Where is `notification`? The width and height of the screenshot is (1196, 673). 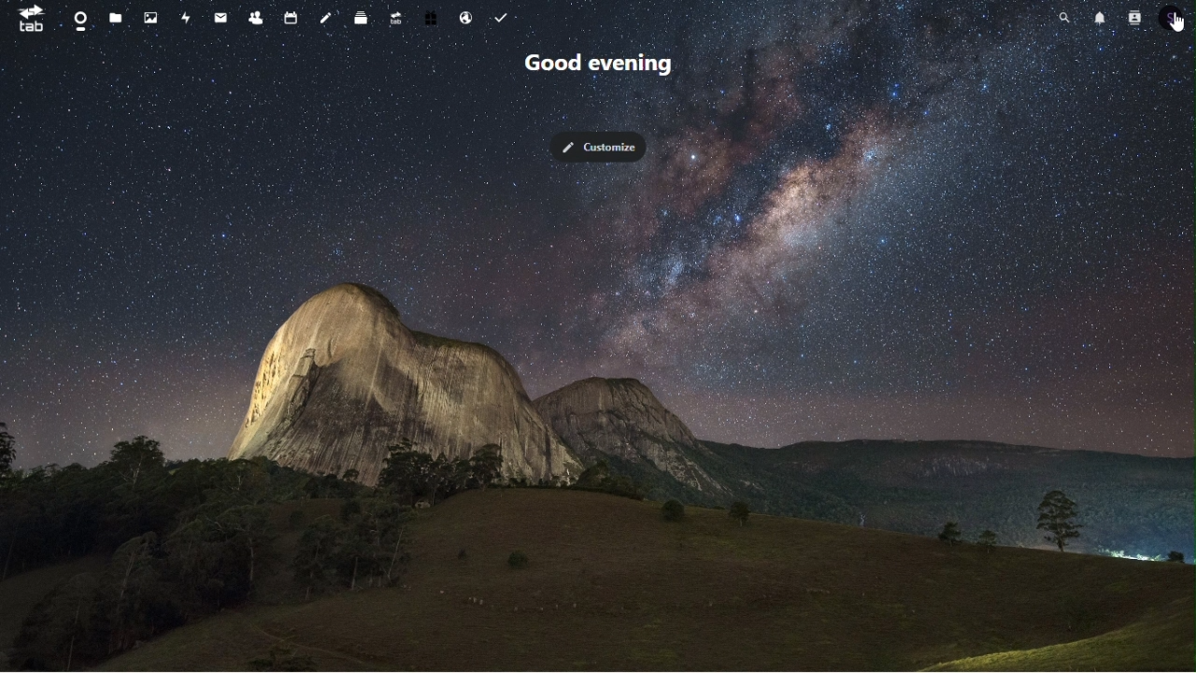 notification is located at coordinates (1101, 17).